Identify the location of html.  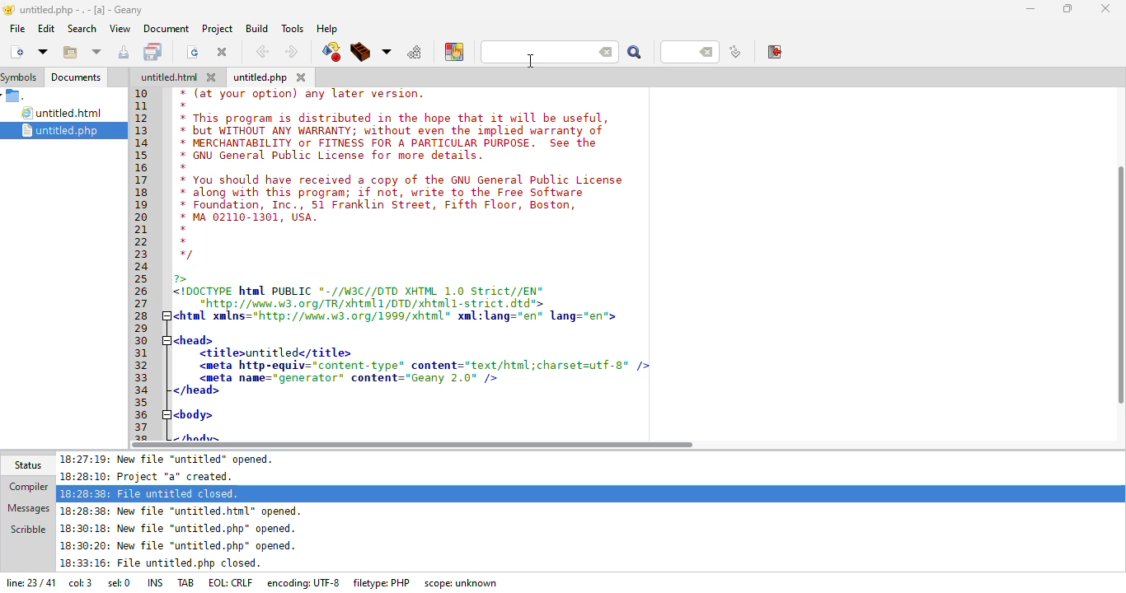
(169, 77).